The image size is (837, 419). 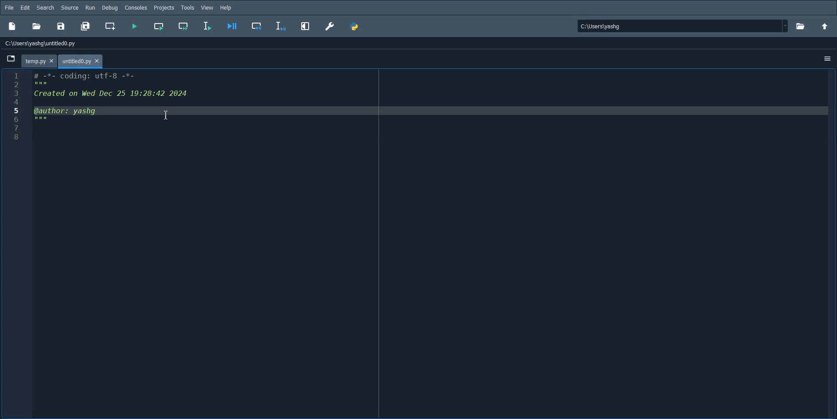 What do you see at coordinates (25, 8) in the screenshot?
I see `Edit` at bounding box center [25, 8].